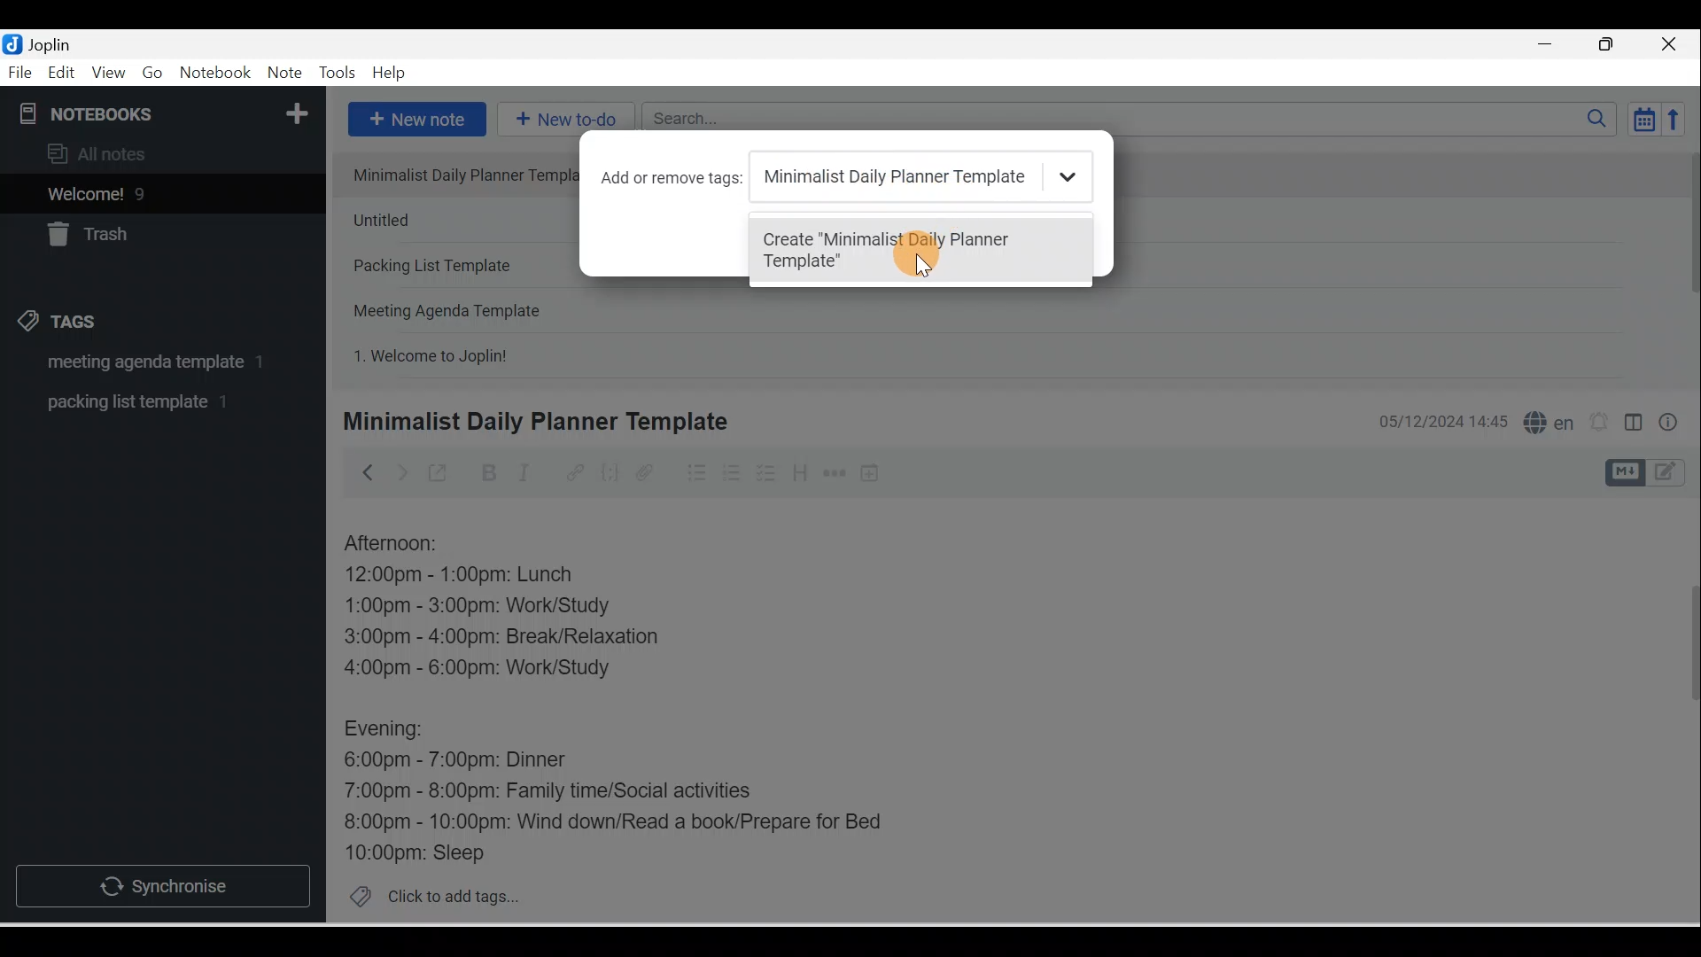  What do you see at coordinates (906, 253) in the screenshot?
I see `Create "Minimalist Daily Planner Template"` at bounding box center [906, 253].